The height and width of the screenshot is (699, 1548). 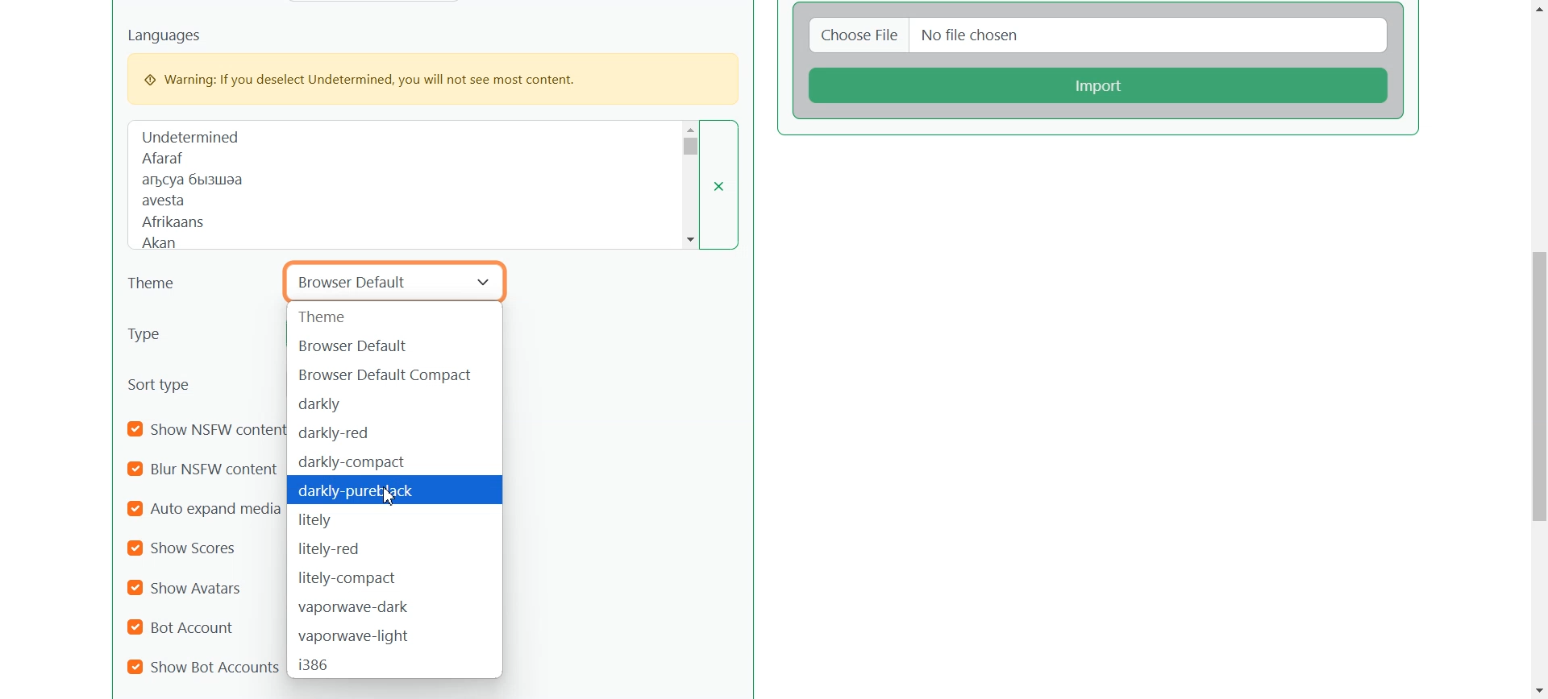 I want to click on Import, so click(x=1101, y=85).